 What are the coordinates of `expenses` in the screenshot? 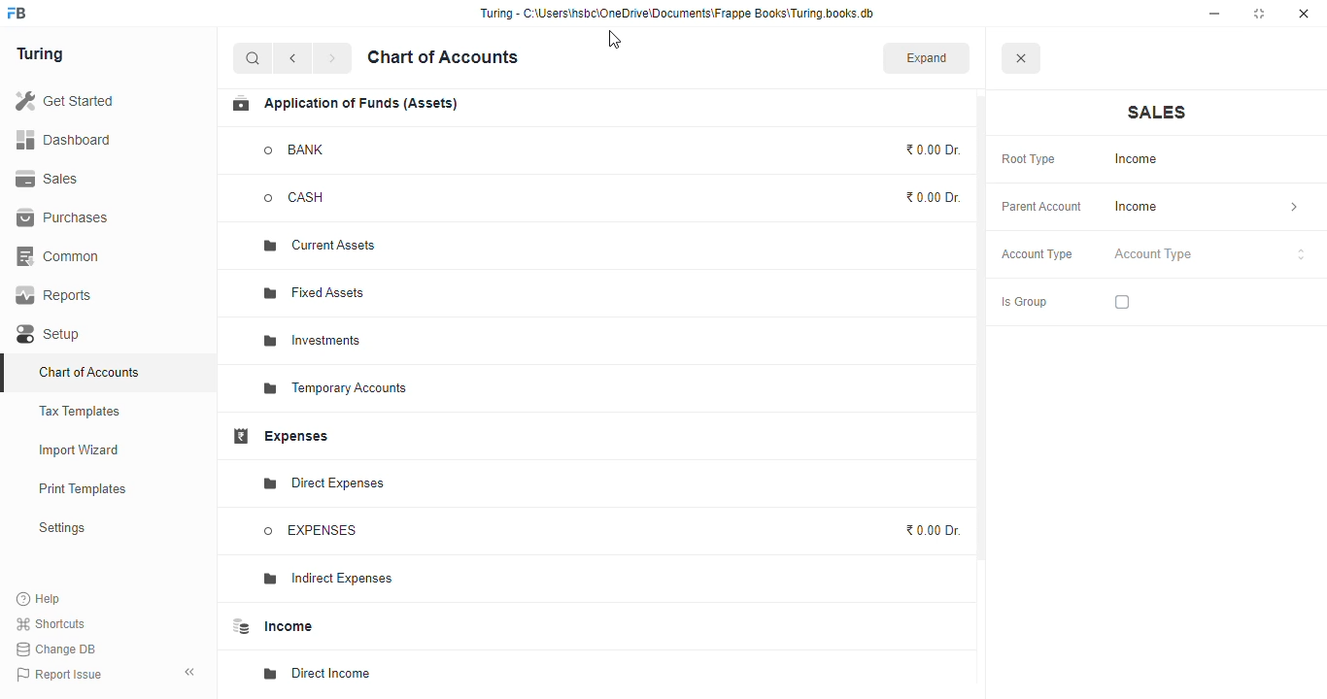 It's located at (280, 436).